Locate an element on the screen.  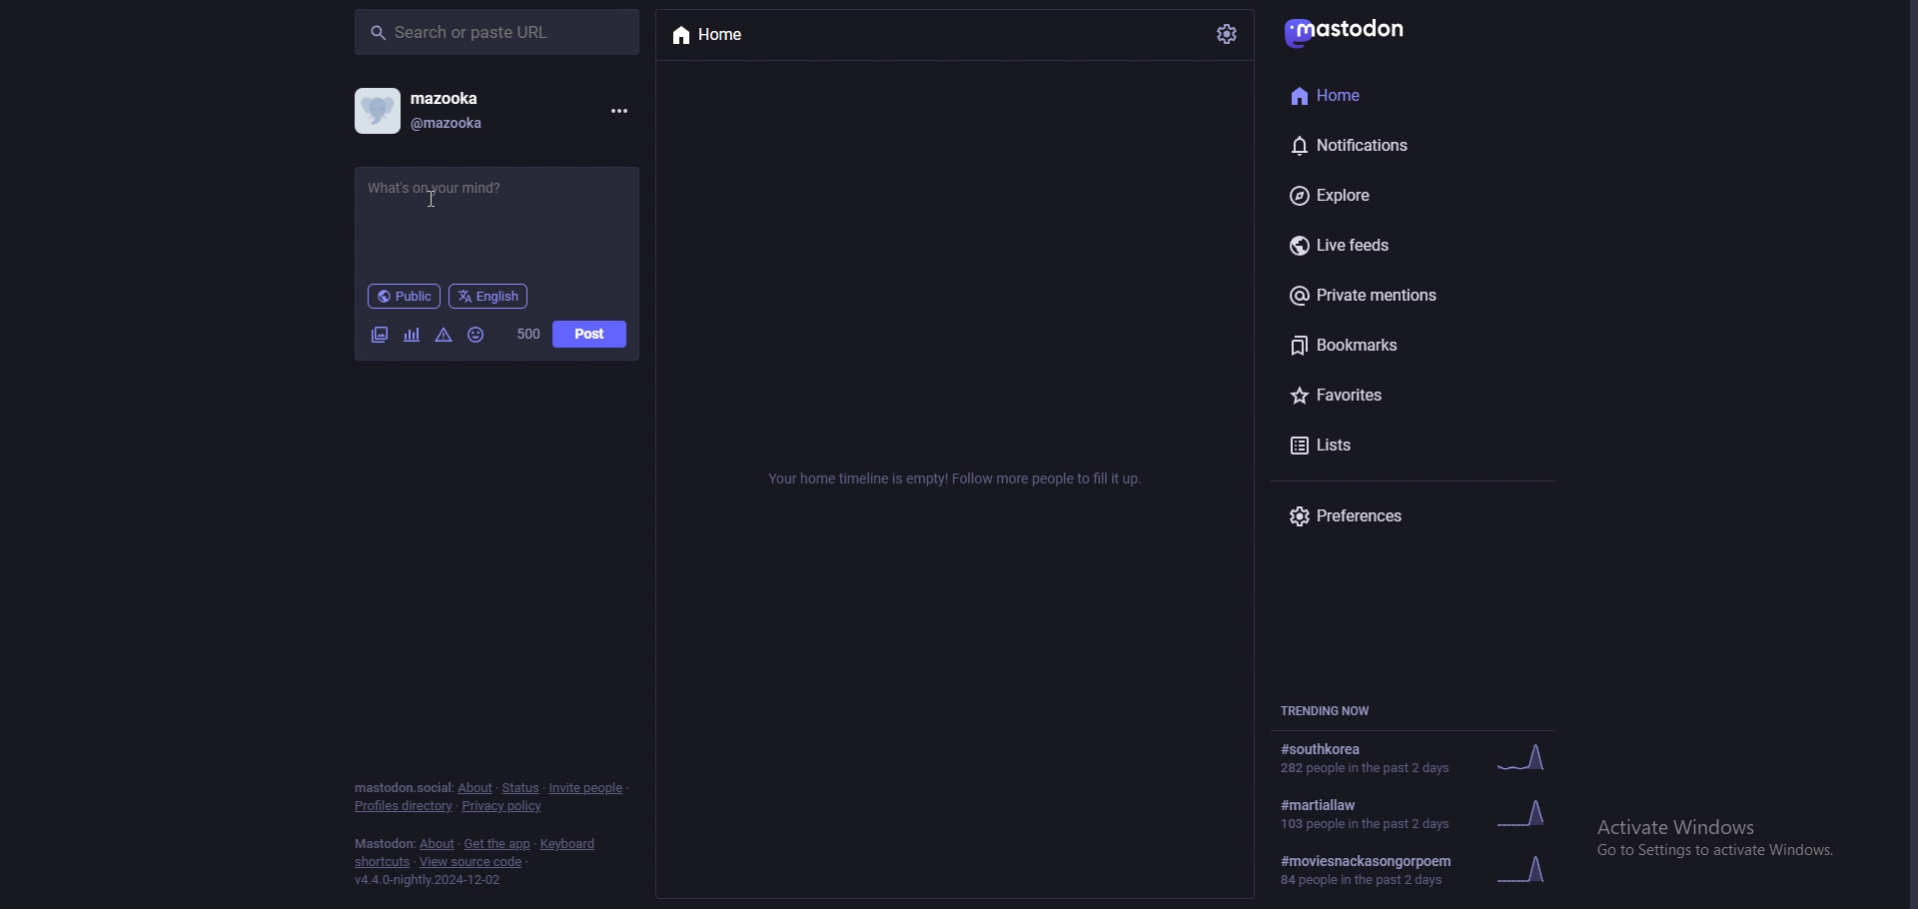
status is located at coordinates (520, 788).